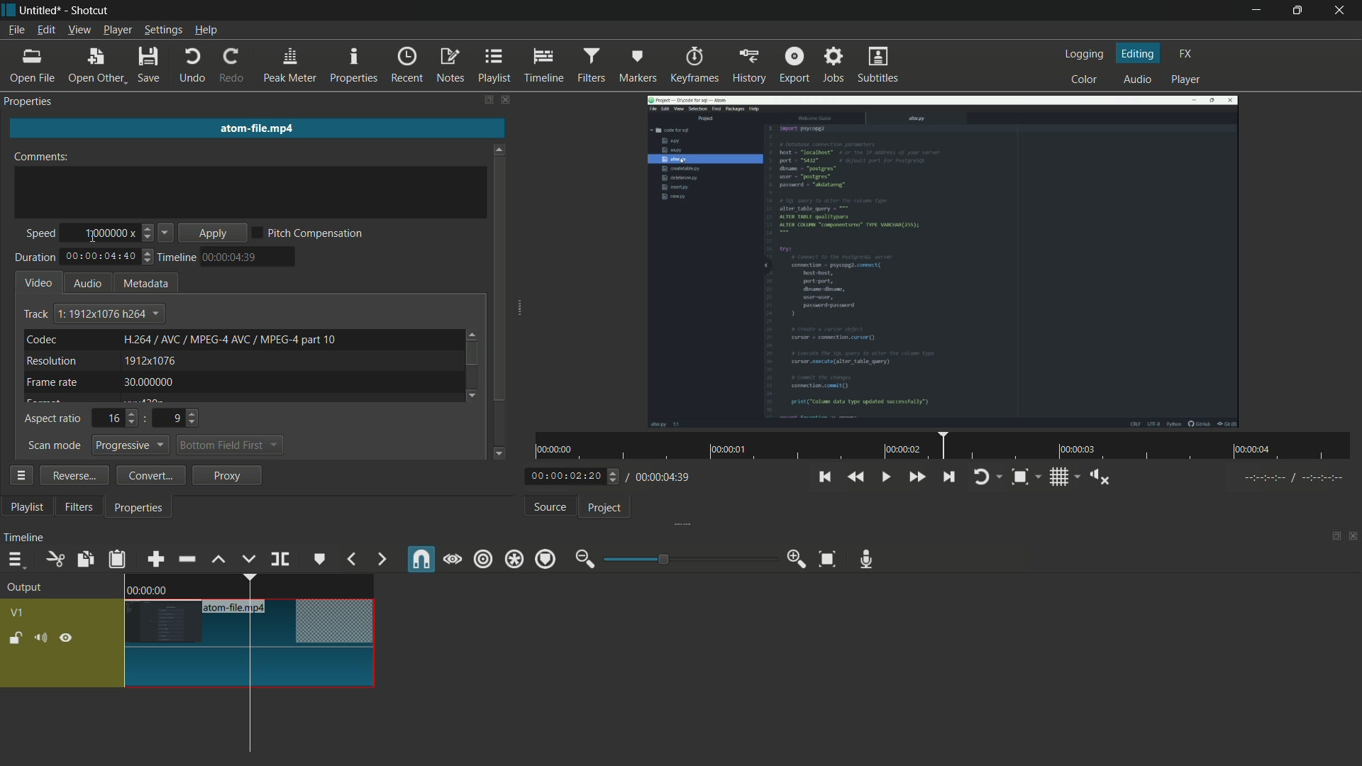 This screenshot has height=766, width=1362. I want to click on zoom timeline to fit, so click(828, 559).